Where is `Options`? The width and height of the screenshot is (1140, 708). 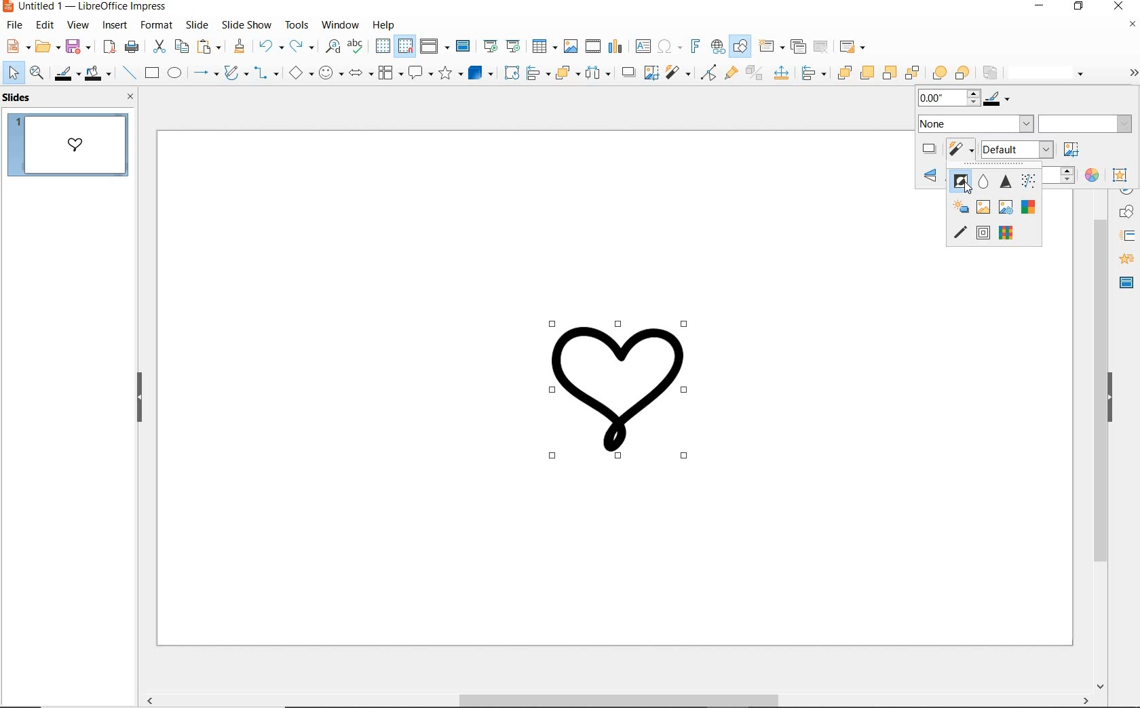
Options is located at coordinates (1133, 71).